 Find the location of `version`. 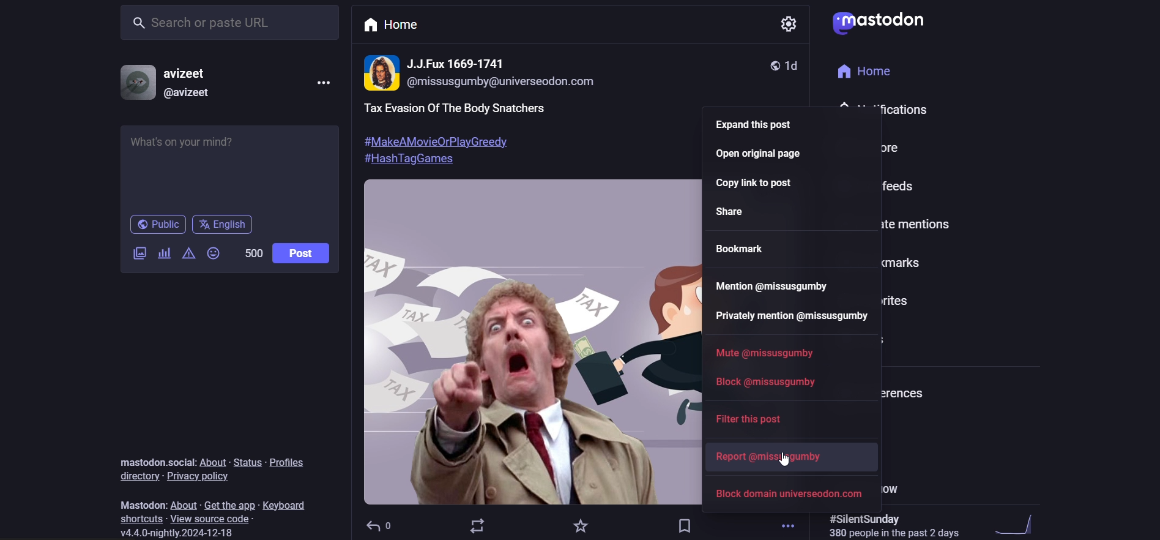

version is located at coordinates (177, 531).